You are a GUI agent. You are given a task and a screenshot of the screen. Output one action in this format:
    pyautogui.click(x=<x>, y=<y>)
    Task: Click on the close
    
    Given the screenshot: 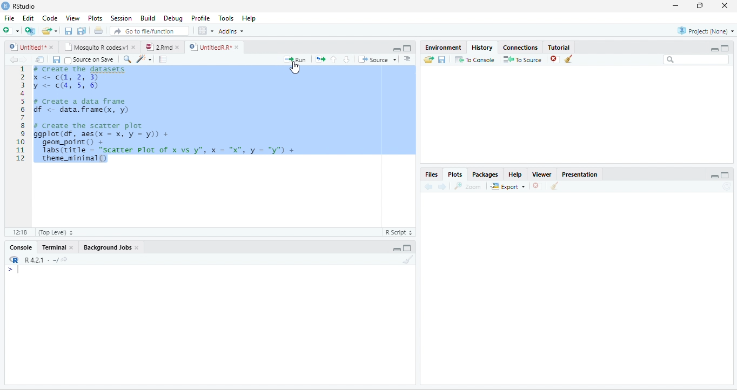 What is the action you would take?
    pyautogui.click(x=51, y=47)
    